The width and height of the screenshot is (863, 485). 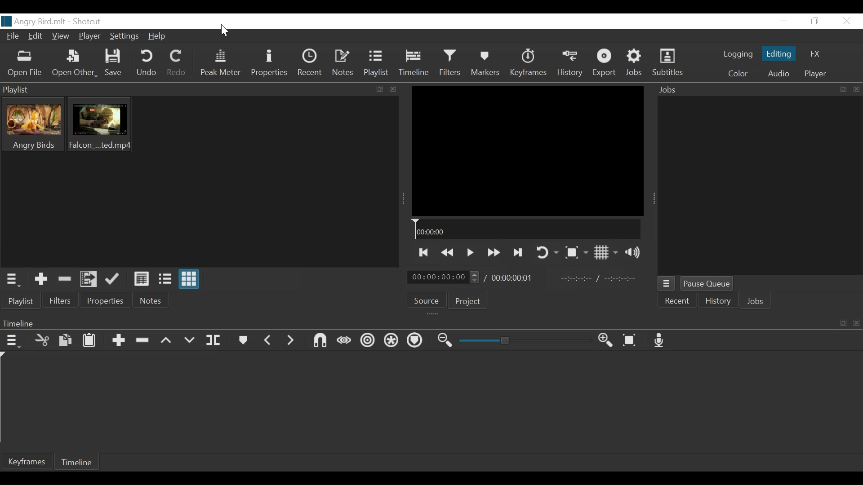 I want to click on History, so click(x=719, y=302).